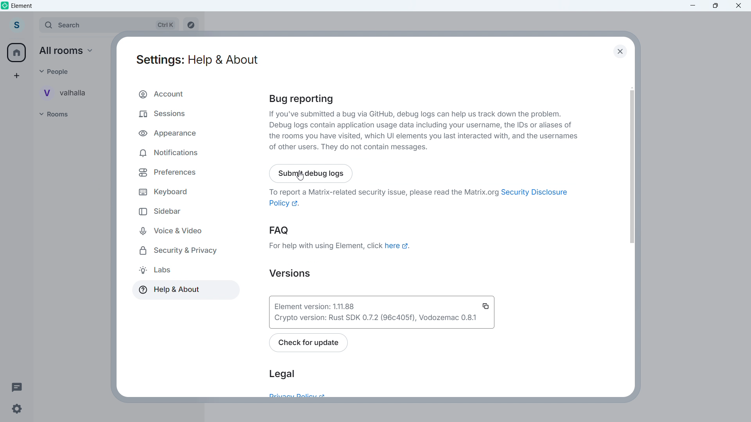  I want to click on Account , so click(181, 94).